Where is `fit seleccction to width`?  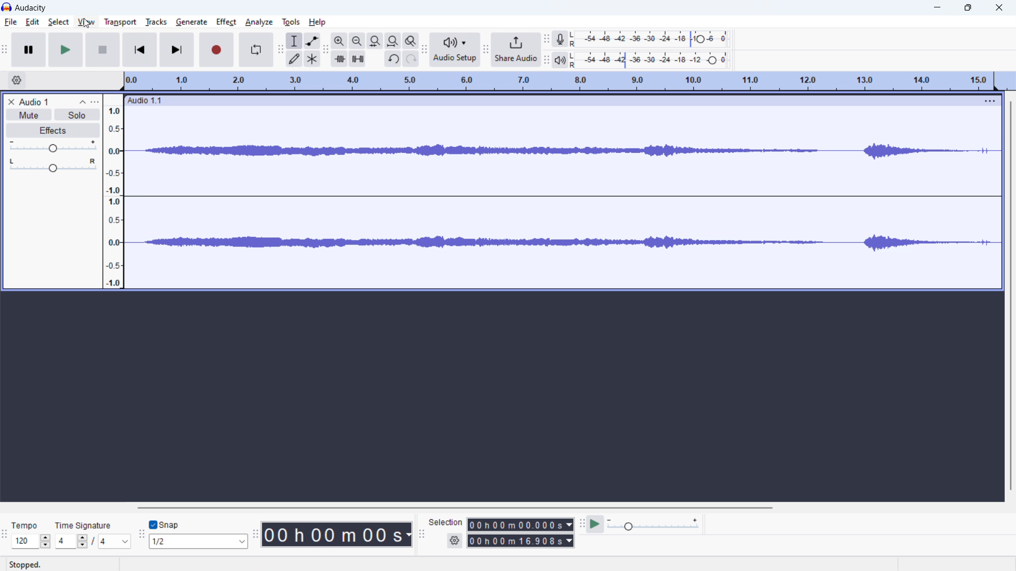 fit seleccction to width is located at coordinates (375, 41).